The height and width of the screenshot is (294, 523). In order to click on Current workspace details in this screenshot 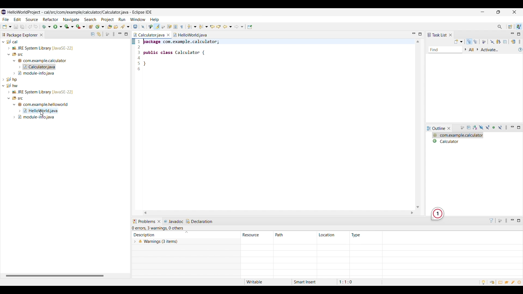, I will do `click(313, 282)`.